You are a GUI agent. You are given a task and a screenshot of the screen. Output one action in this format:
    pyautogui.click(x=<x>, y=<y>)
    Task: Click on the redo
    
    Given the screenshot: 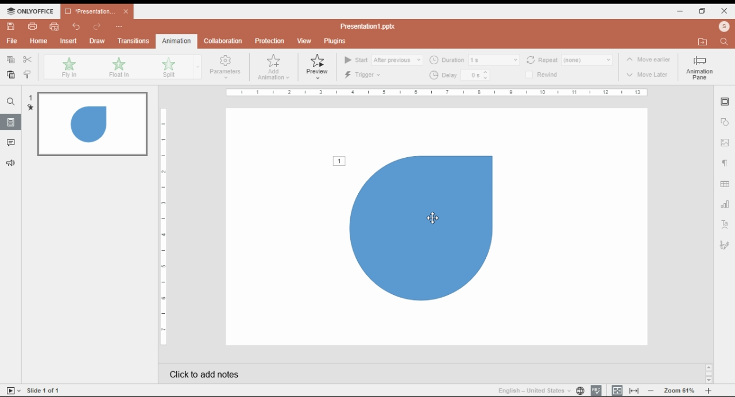 What is the action you would take?
    pyautogui.click(x=98, y=27)
    